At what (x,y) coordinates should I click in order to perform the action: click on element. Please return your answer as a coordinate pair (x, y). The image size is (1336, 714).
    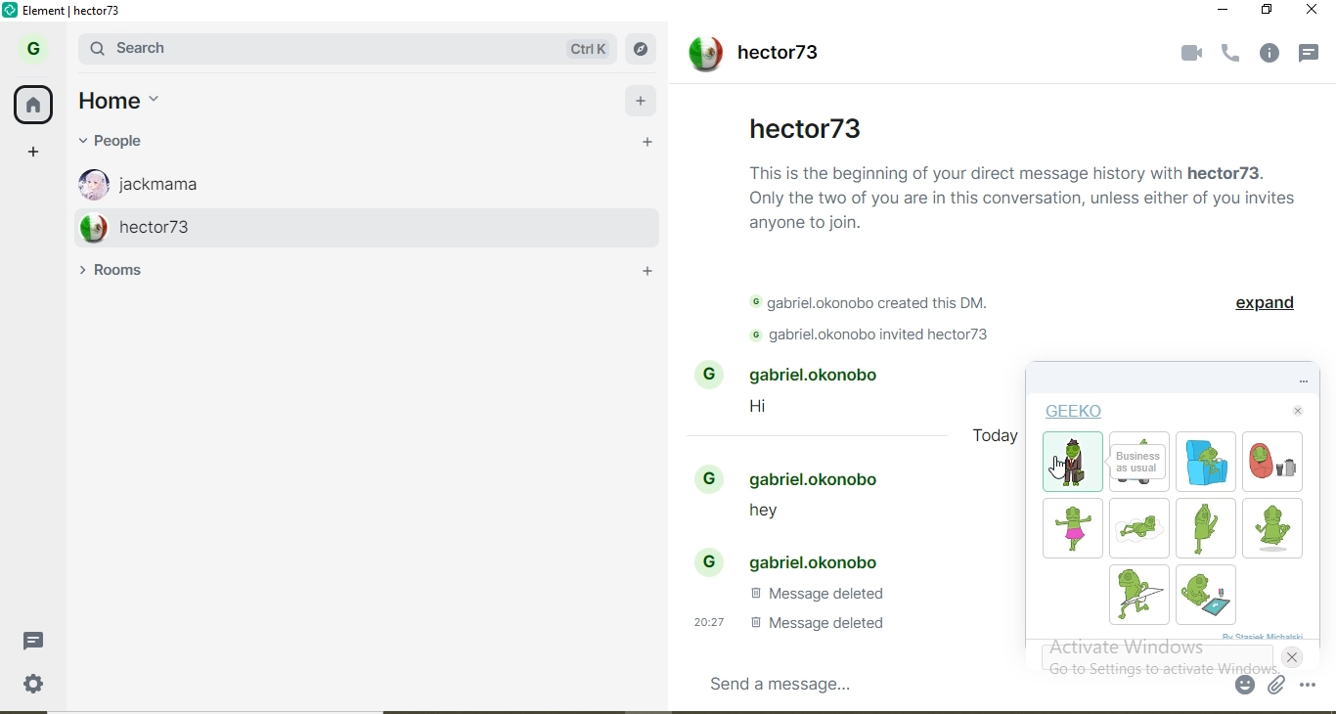
    Looking at the image, I should click on (72, 11).